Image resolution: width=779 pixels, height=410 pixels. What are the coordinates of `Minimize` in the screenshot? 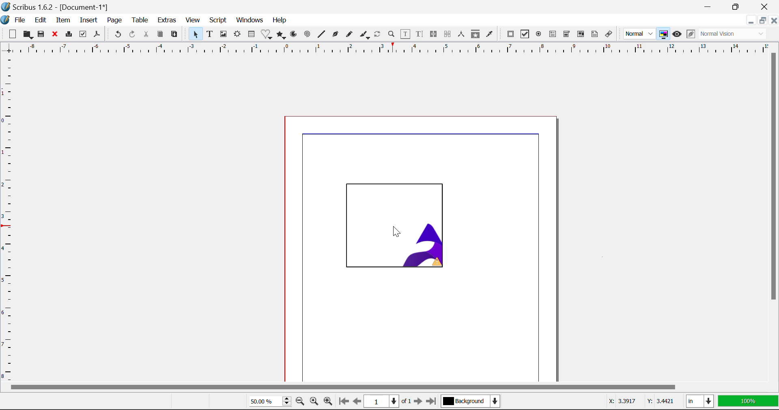 It's located at (764, 20).